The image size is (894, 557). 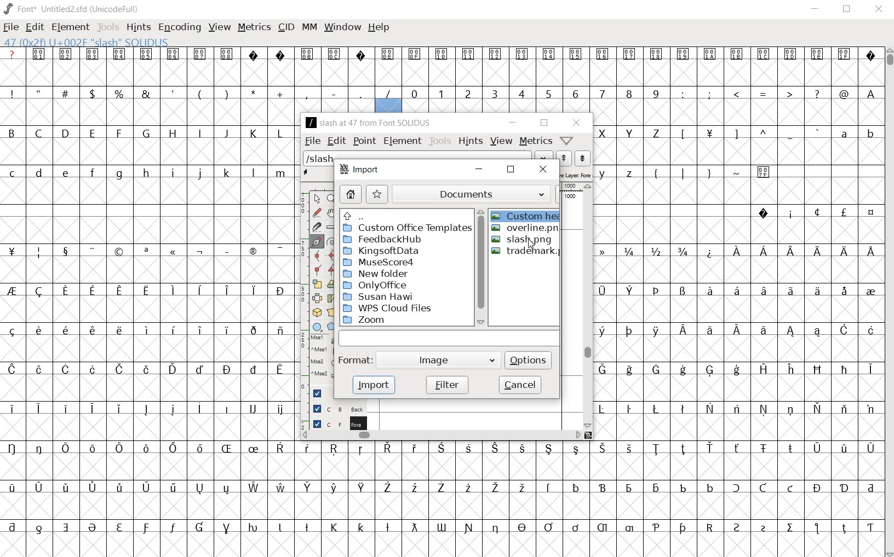 What do you see at coordinates (737, 270) in the screenshot?
I see `empty cells` at bounding box center [737, 270].